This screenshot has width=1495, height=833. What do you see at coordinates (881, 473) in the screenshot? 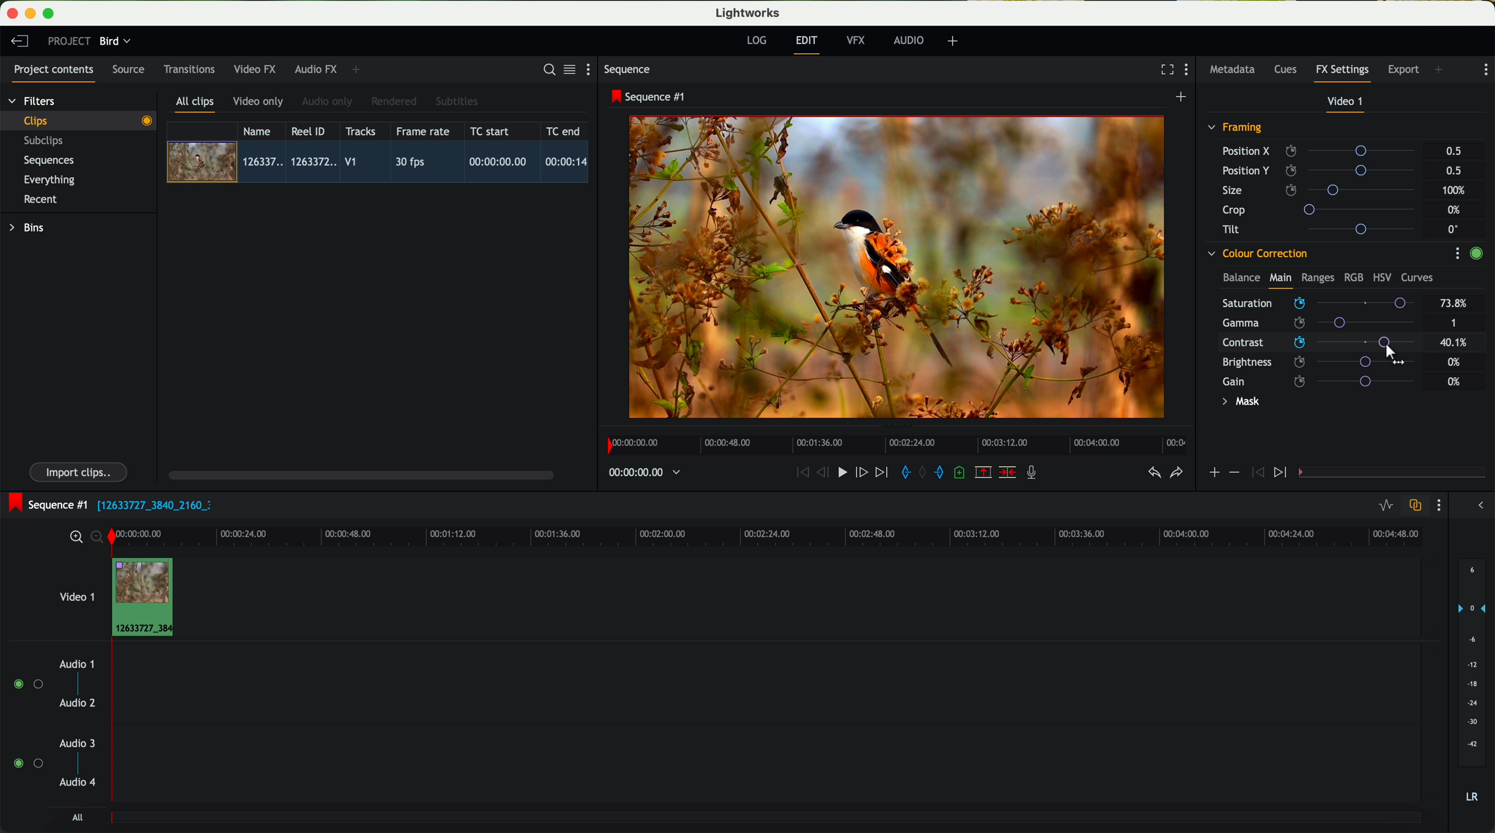
I see `move foward` at bounding box center [881, 473].